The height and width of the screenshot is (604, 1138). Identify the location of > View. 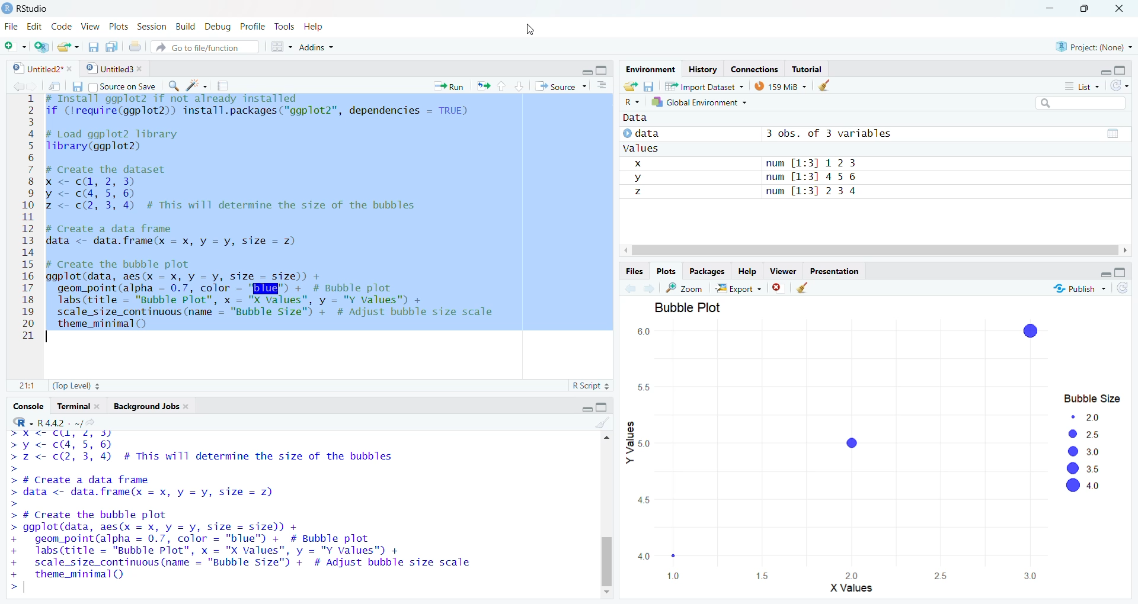
(92, 26).